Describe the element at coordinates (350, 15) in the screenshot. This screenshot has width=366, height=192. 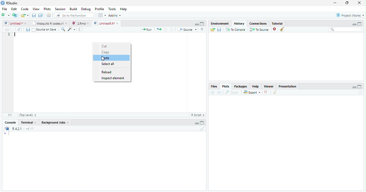
I see `Project(none)` at that location.